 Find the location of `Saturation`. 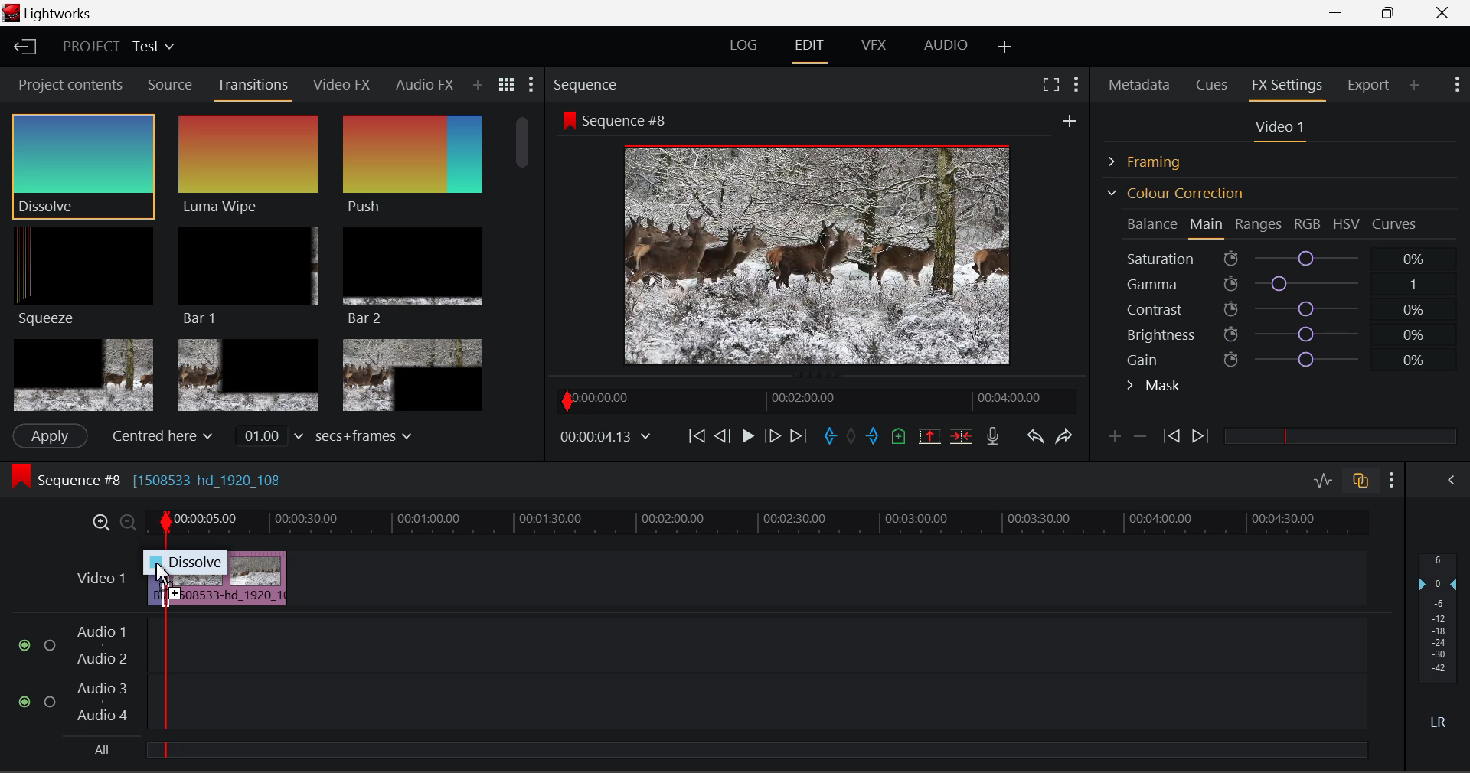

Saturation is located at coordinates (1278, 256).